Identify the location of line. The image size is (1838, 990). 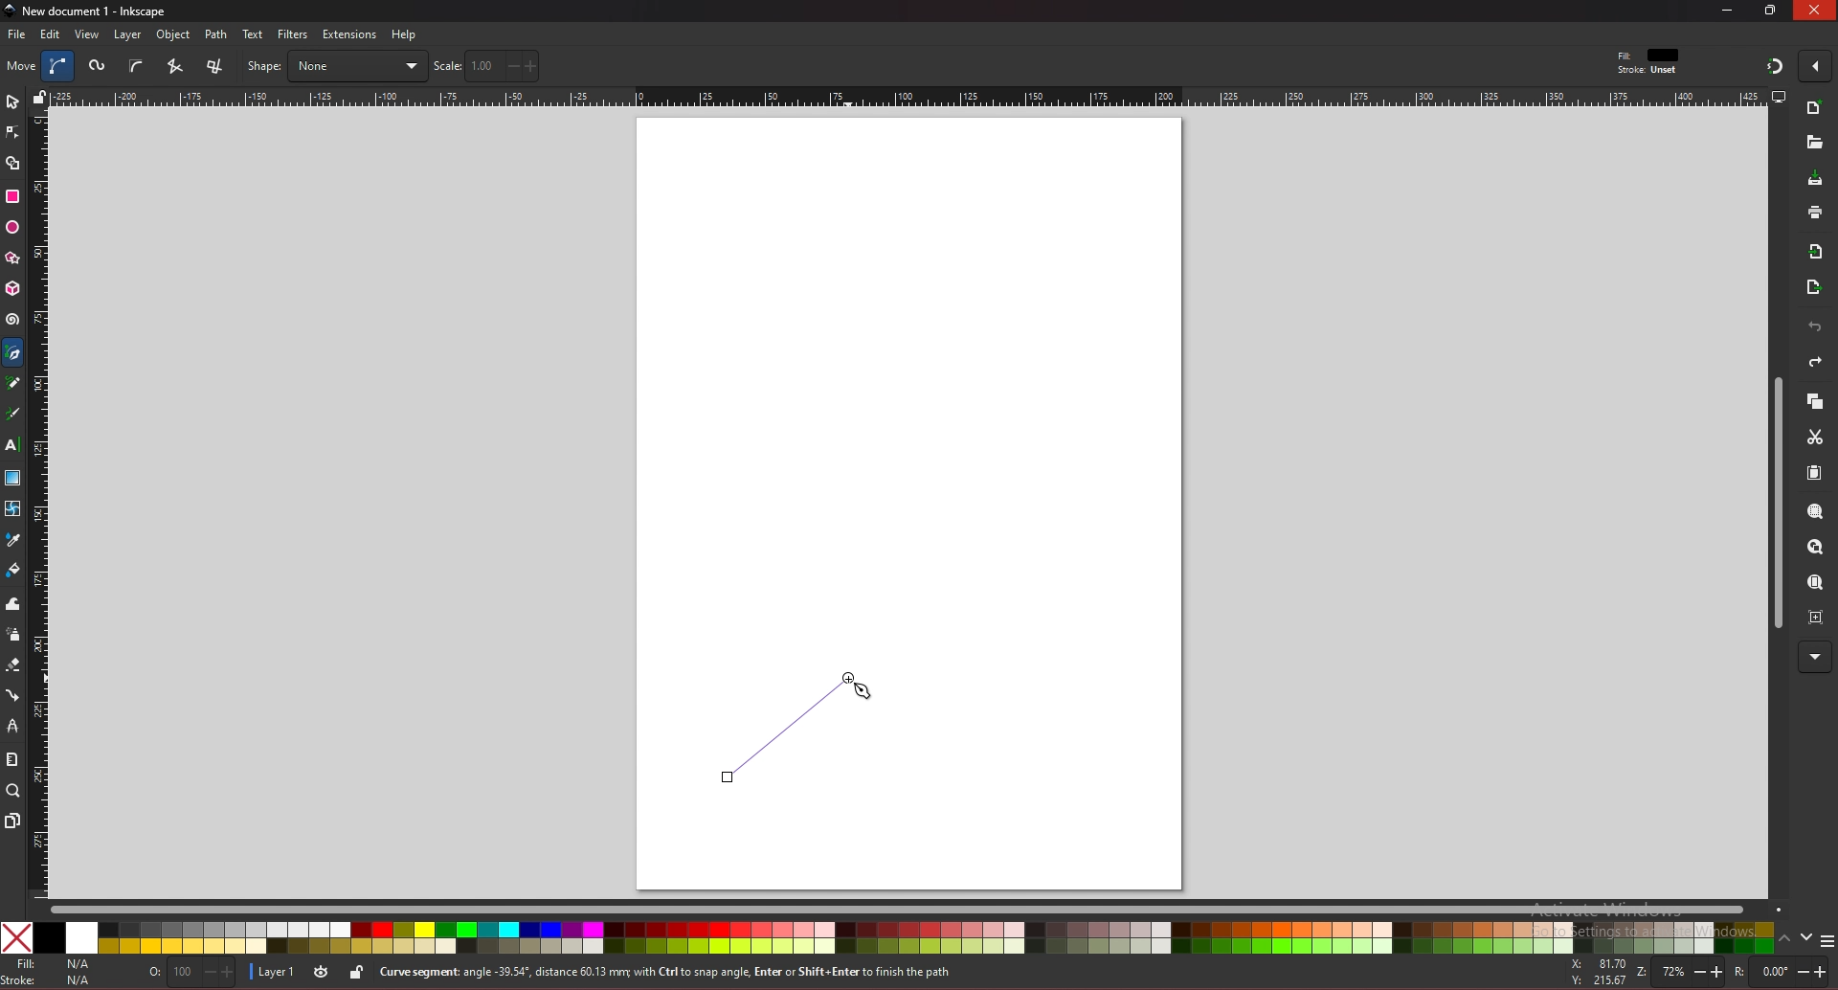
(786, 727).